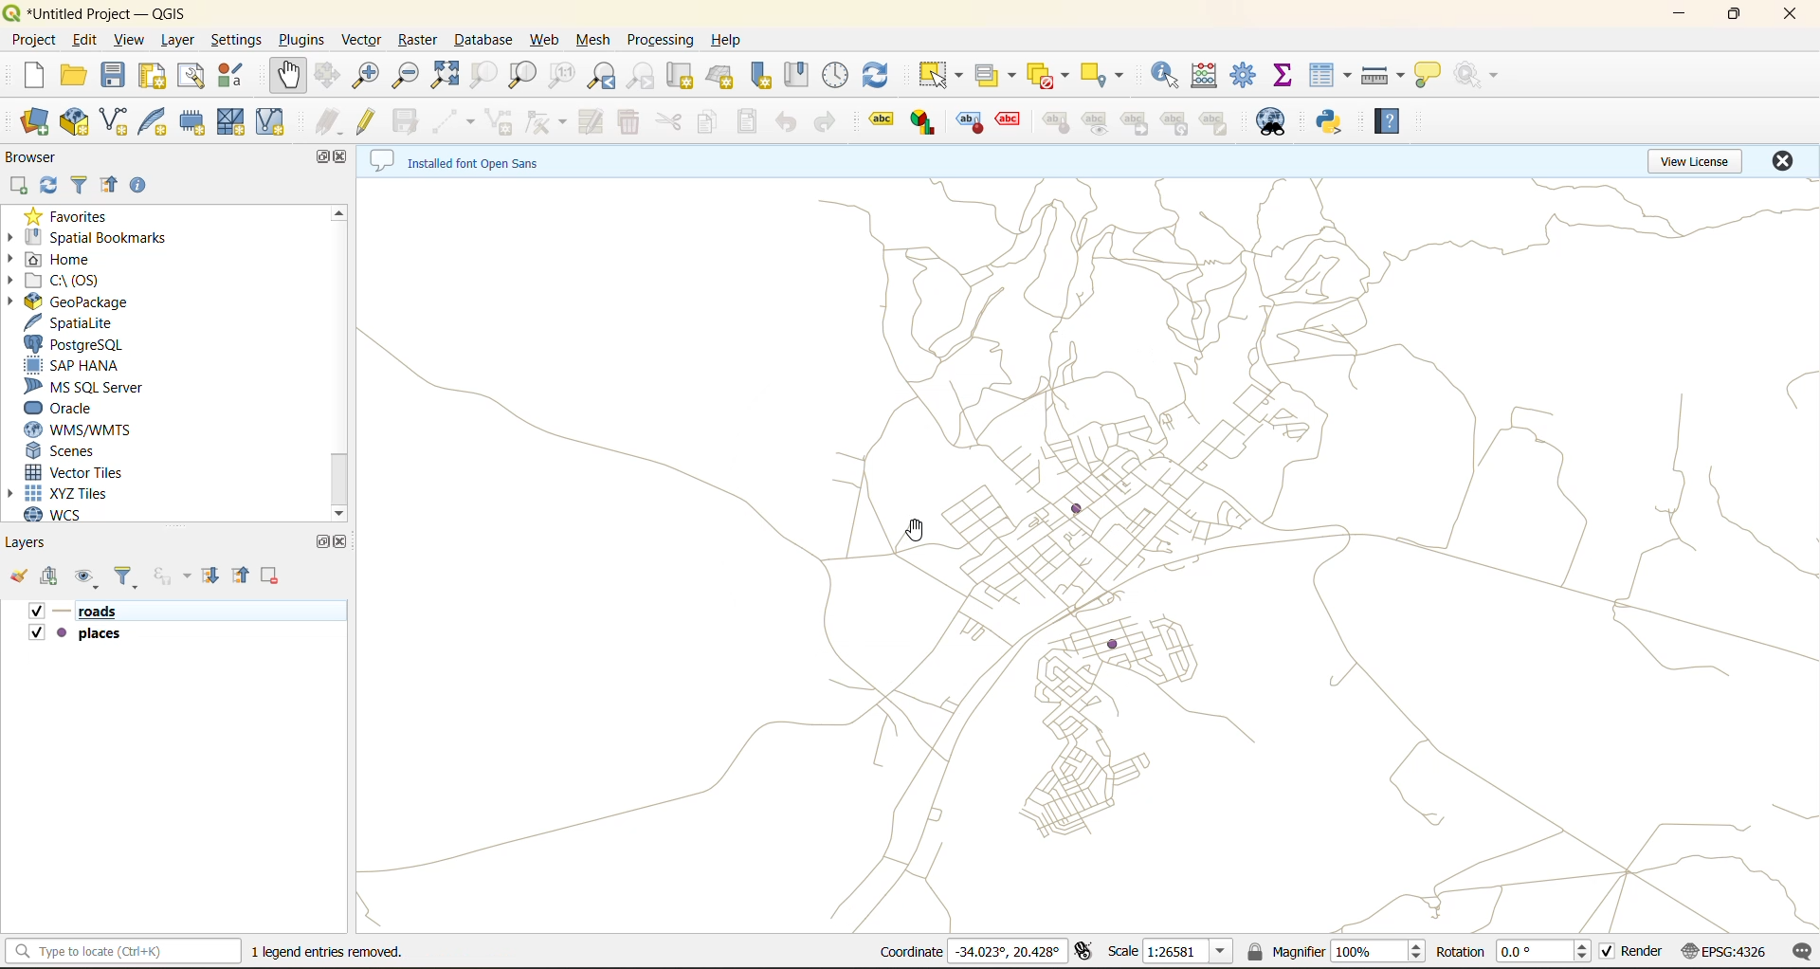  What do you see at coordinates (115, 120) in the screenshot?
I see `new shapefile` at bounding box center [115, 120].